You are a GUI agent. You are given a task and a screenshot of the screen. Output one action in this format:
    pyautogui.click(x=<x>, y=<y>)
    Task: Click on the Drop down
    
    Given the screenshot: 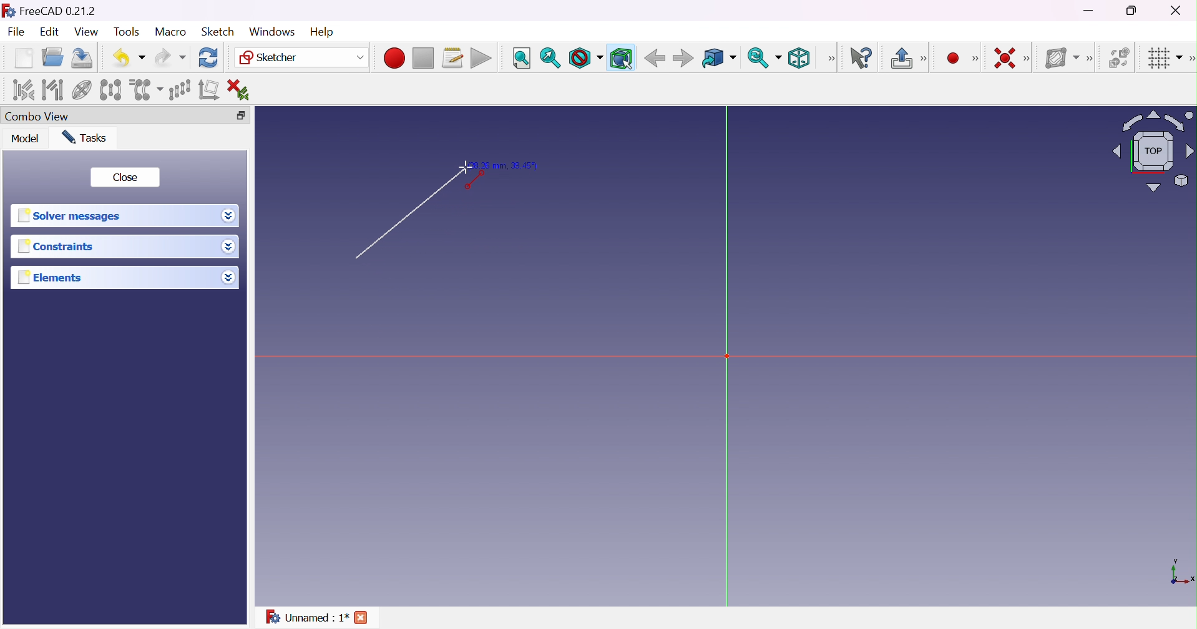 What is the action you would take?
    pyautogui.click(x=230, y=279)
    